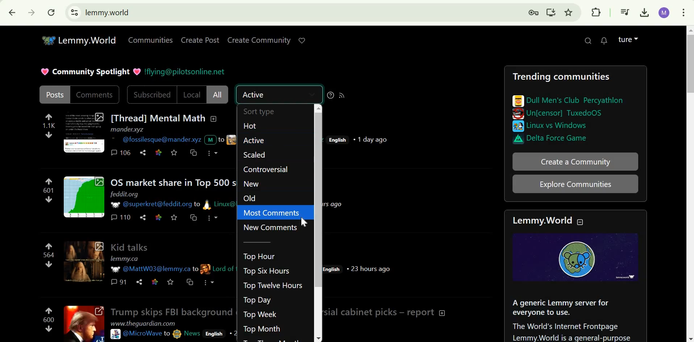 The image size is (694, 342). What do you see at coordinates (192, 217) in the screenshot?
I see `cross-post` at bounding box center [192, 217].